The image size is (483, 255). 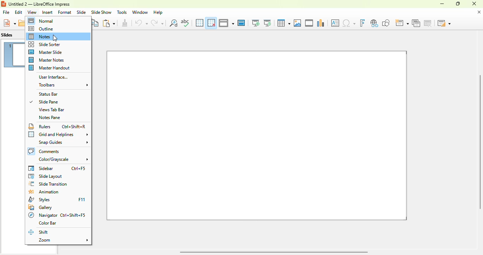 What do you see at coordinates (158, 12) in the screenshot?
I see `help` at bounding box center [158, 12].